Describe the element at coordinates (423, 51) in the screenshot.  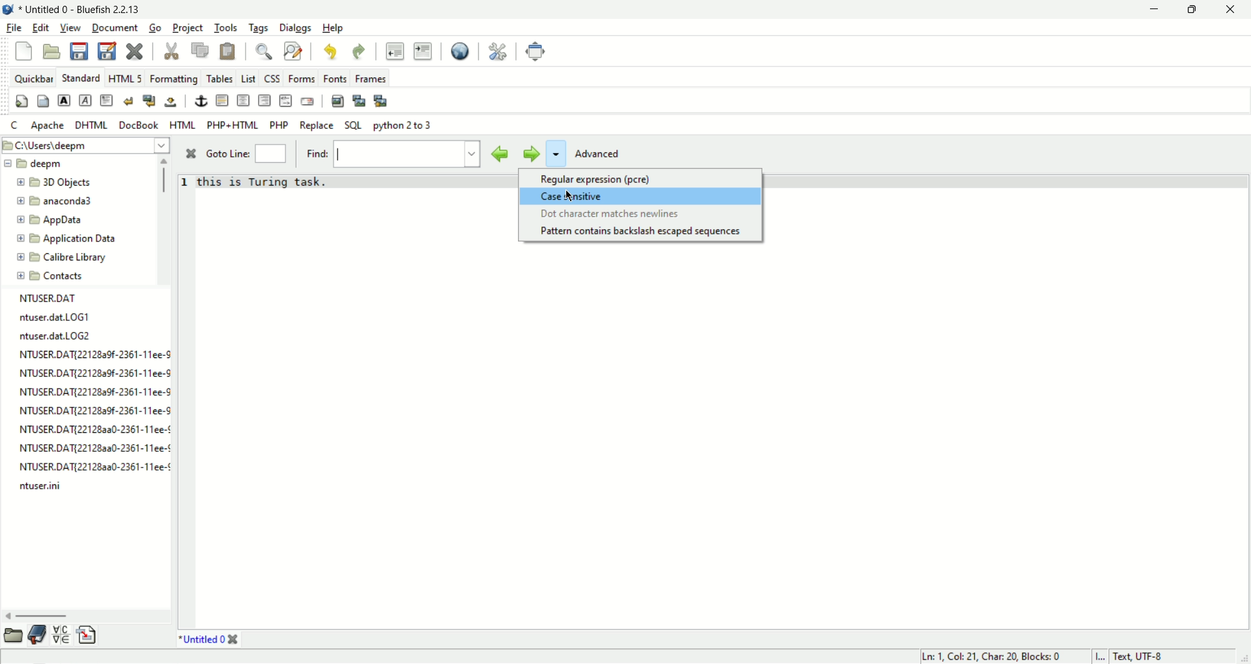
I see `indent` at that location.